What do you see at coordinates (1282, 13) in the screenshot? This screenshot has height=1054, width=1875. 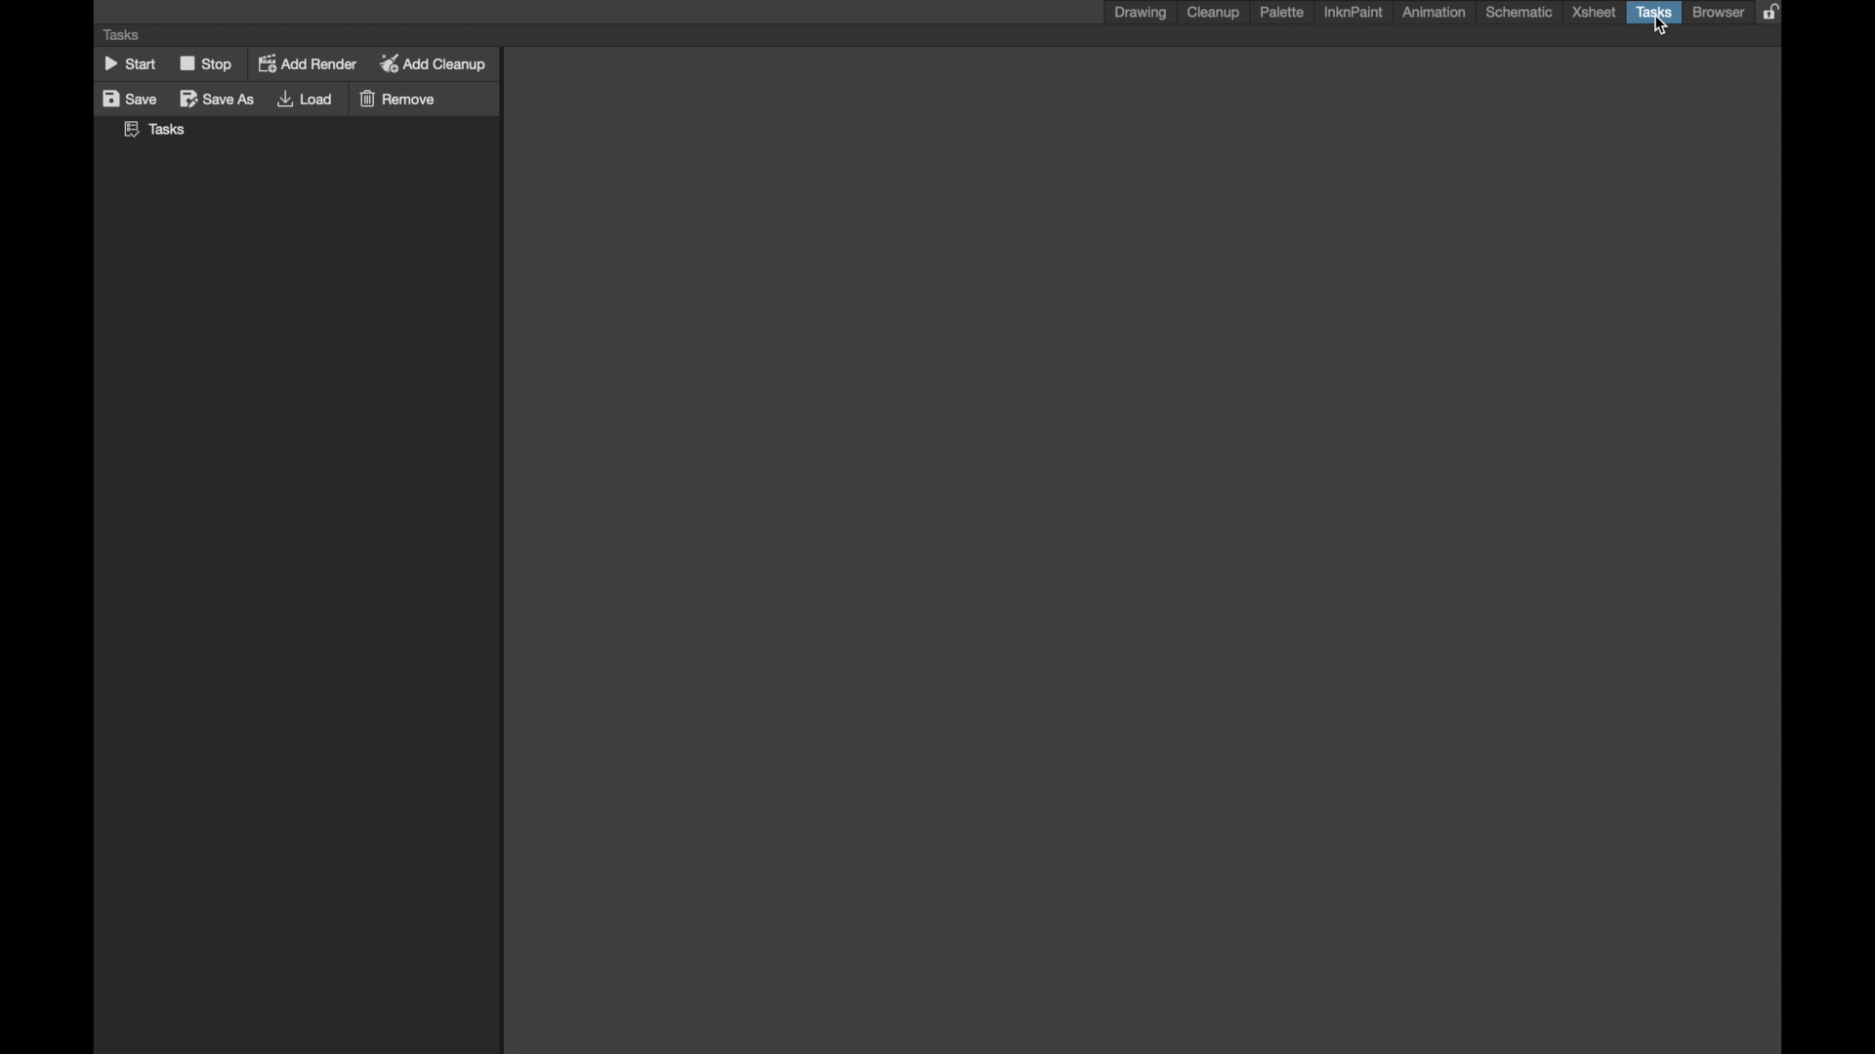 I see `palette` at bounding box center [1282, 13].